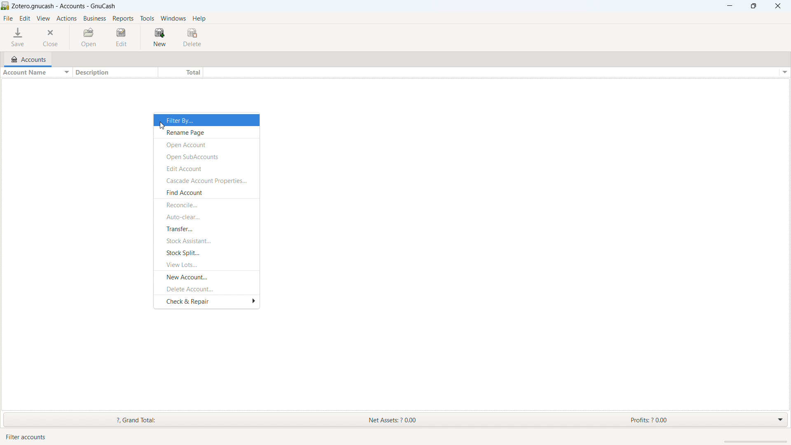 This screenshot has height=445, width=791. What do you see at coordinates (113, 73) in the screenshot?
I see `description` at bounding box center [113, 73].